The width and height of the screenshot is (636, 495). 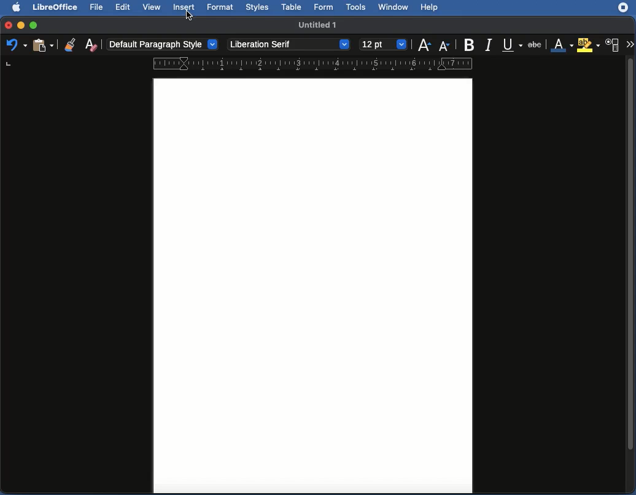 What do you see at coordinates (260, 7) in the screenshot?
I see `Styles` at bounding box center [260, 7].